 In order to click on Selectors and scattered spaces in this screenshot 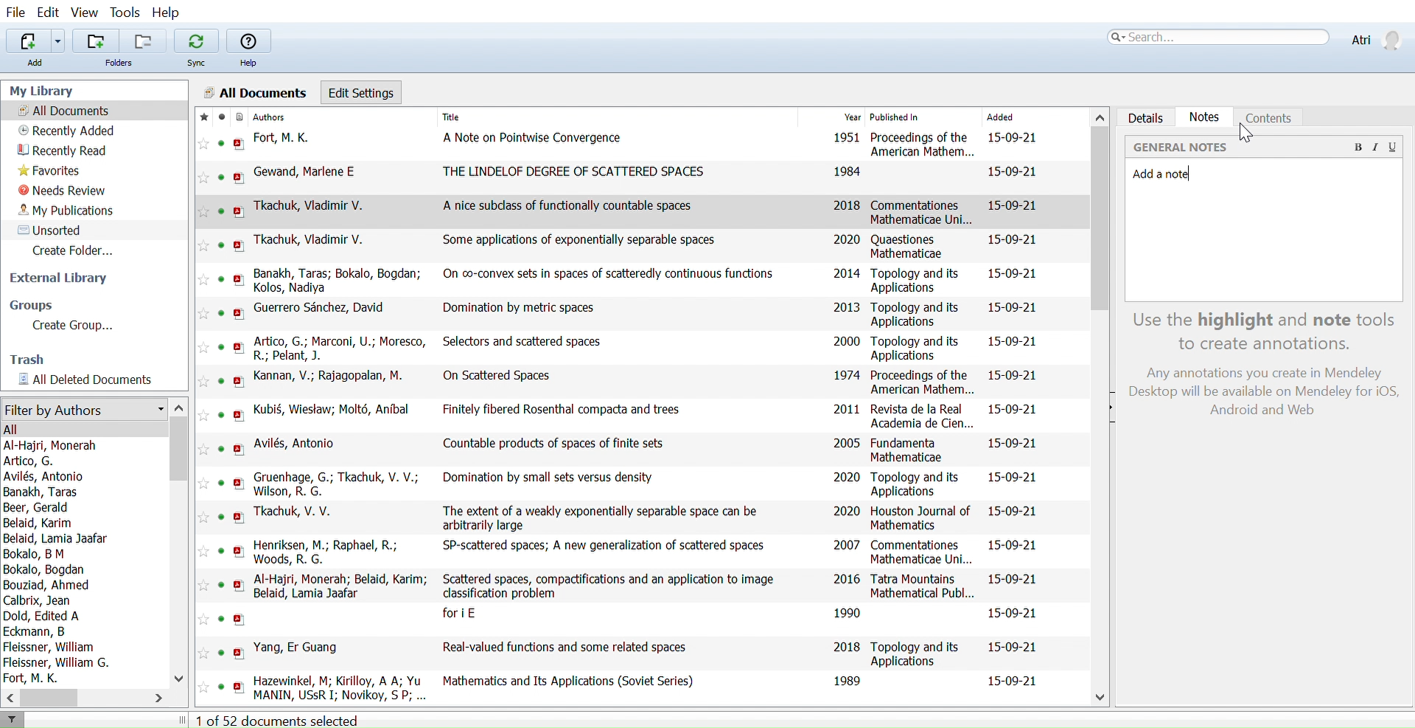, I will do `click(523, 342)`.